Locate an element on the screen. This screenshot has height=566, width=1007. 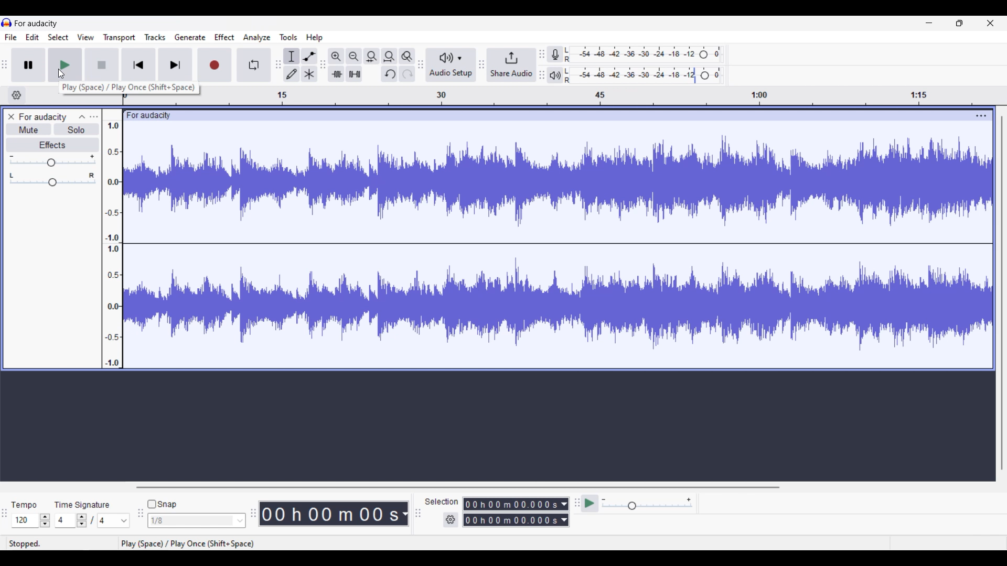
Record/Record new track is located at coordinates (215, 65).